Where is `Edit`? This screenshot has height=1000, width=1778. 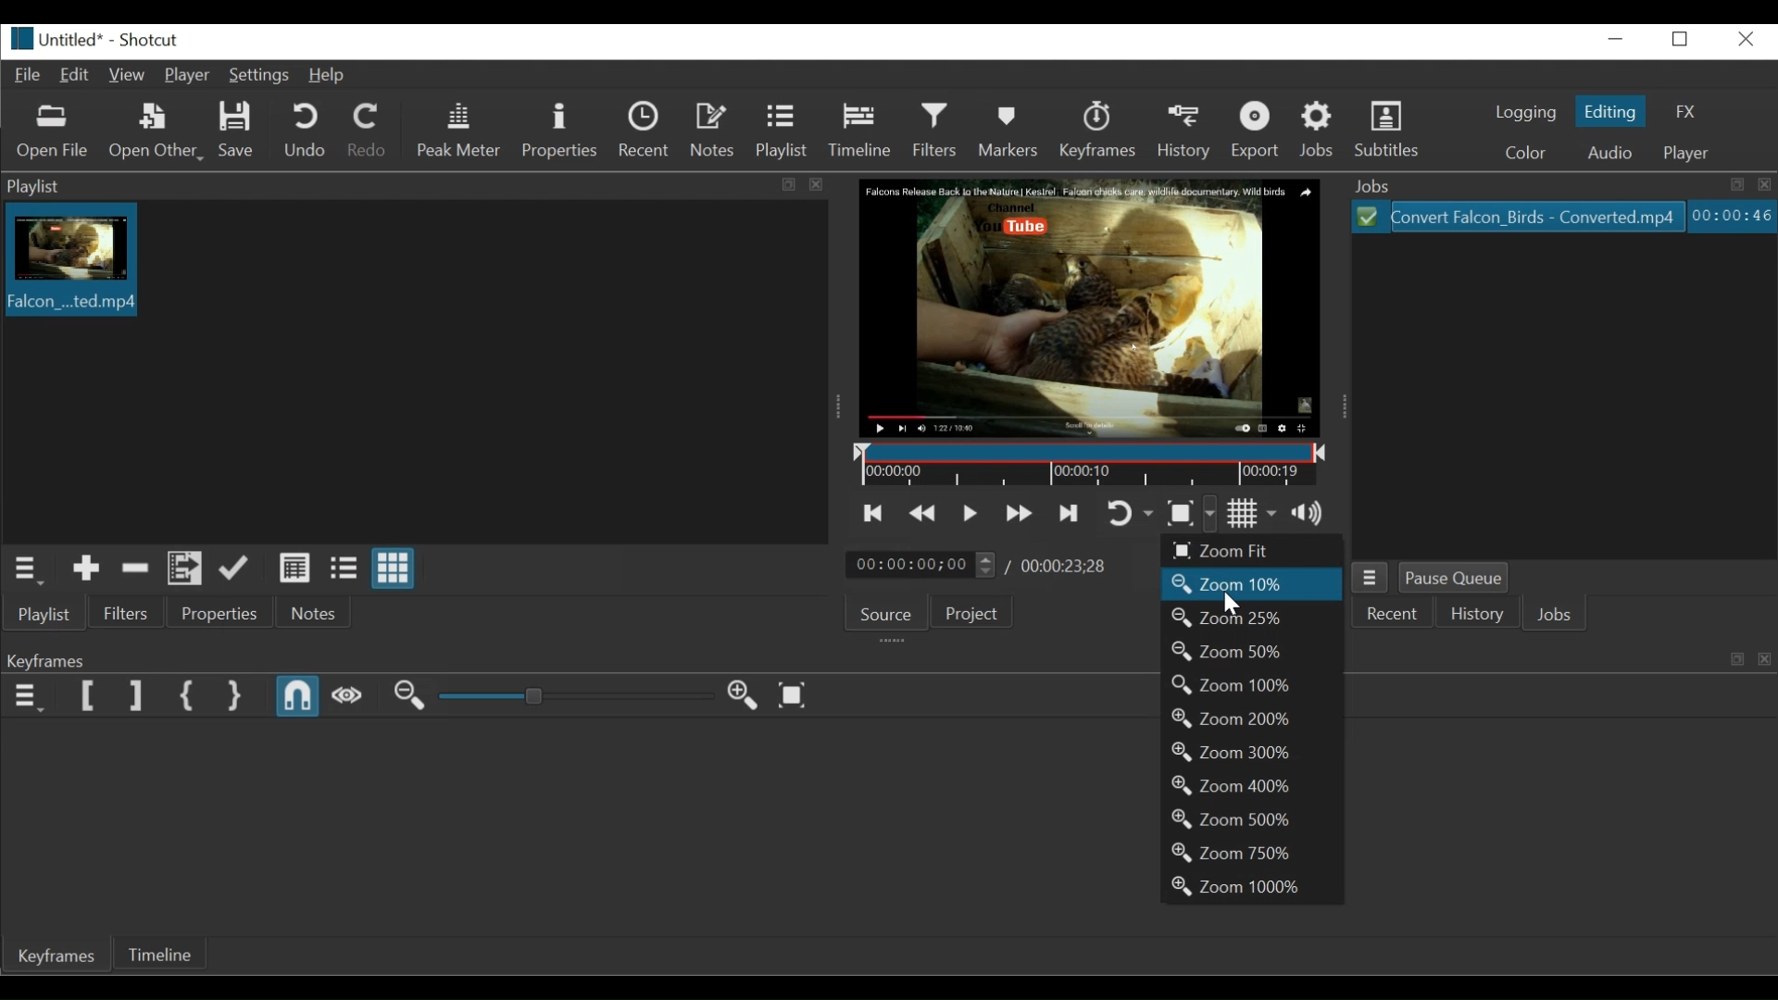
Edit is located at coordinates (75, 76).